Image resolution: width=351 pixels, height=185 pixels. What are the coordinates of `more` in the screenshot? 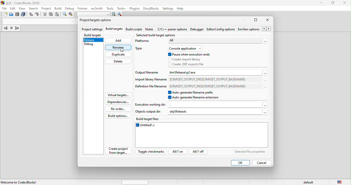 It's located at (265, 87).